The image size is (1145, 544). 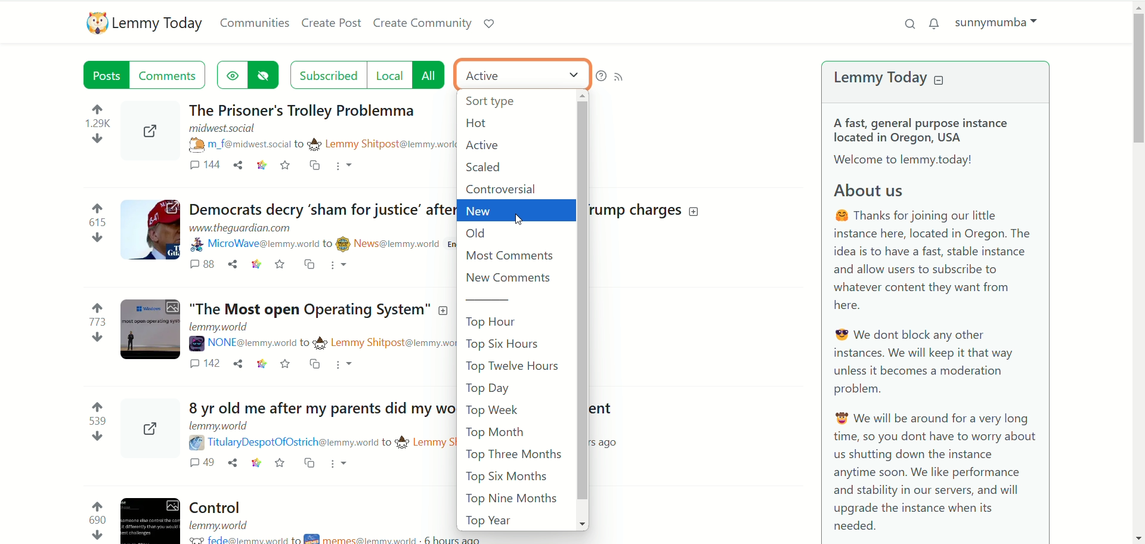 I want to click on lemmy today, so click(x=892, y=78).